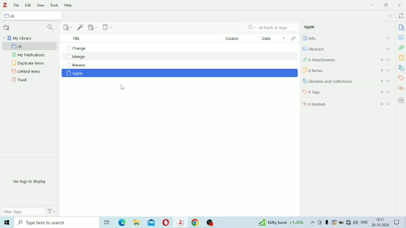 The height and width of the screenshot is (228, 406). What do you see at coordinates (32, 182) in the screenshot?
I see `No tags to display` at bounding box center [32, 182].